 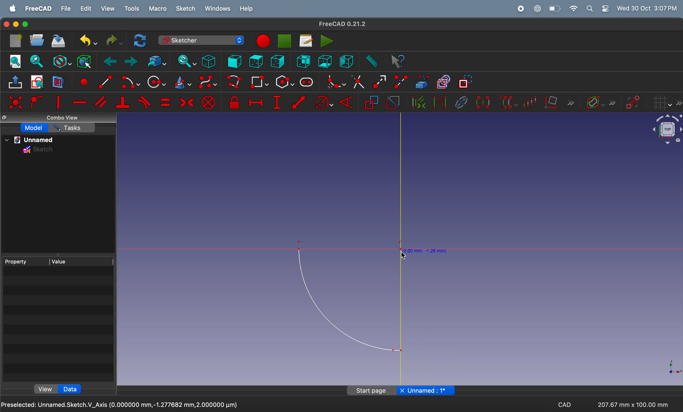 What do you see at coordinates (649, 8) in the screenshot?
I see `Wed 30 Oct 3:07PM` at bounding box center [649, 8].